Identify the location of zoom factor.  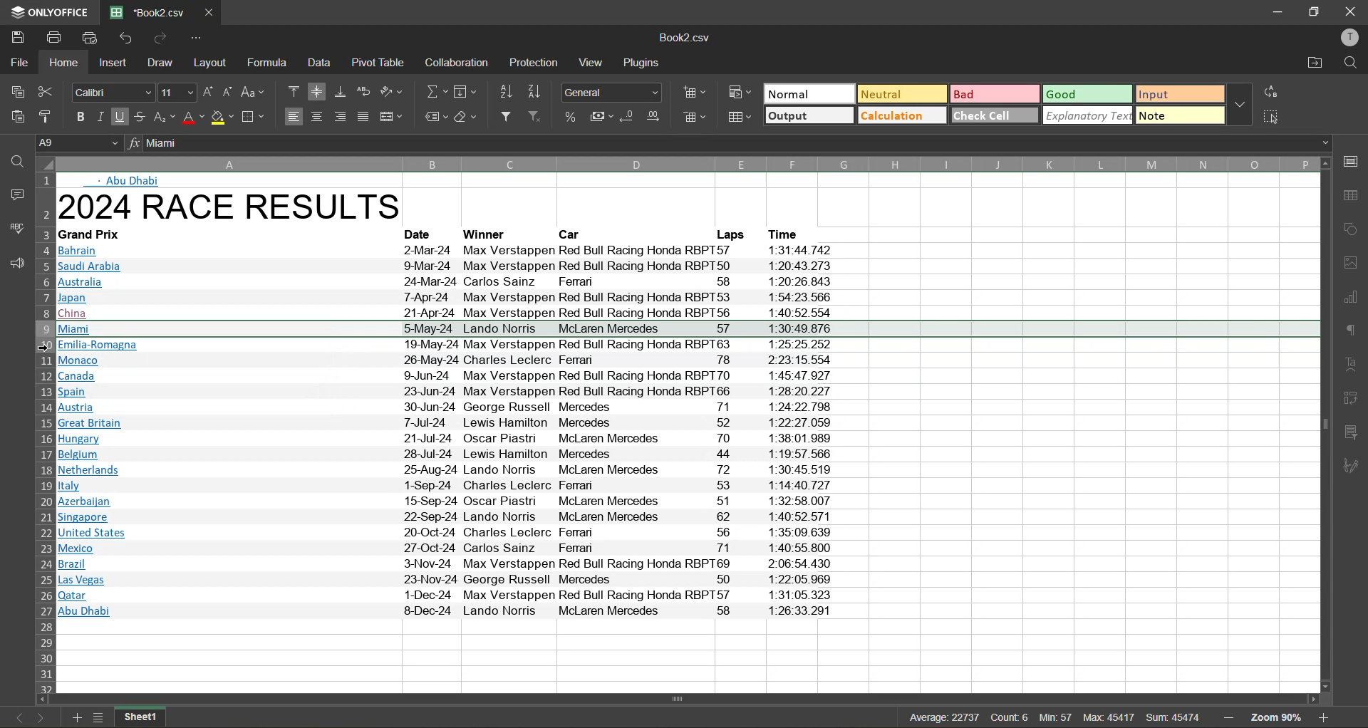
(1275, 717).